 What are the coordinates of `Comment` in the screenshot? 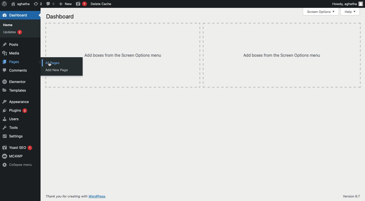 It's located at (50, 4).